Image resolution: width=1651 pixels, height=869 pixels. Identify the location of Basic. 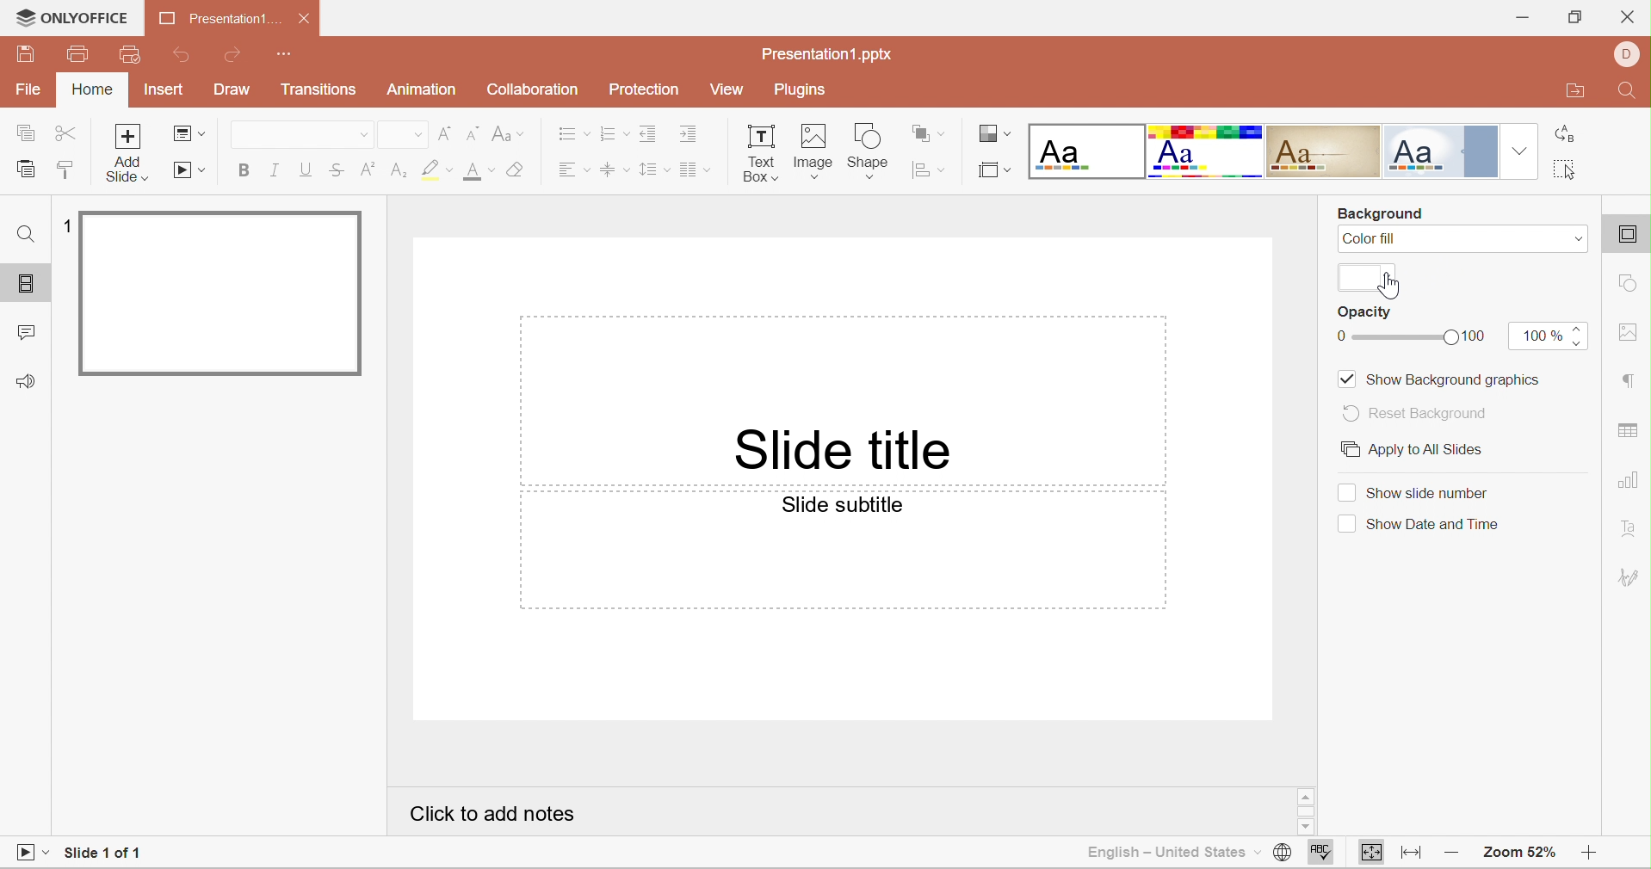
(1207, 151).